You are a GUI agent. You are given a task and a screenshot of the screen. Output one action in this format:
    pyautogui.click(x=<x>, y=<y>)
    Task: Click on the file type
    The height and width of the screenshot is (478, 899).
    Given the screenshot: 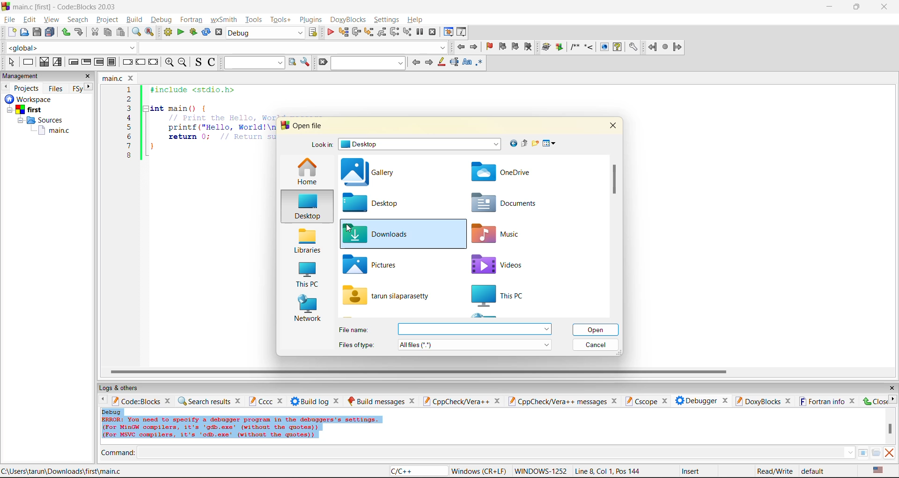 What is the action you would take?
    pyautogui.click(x=357, y=344)
    